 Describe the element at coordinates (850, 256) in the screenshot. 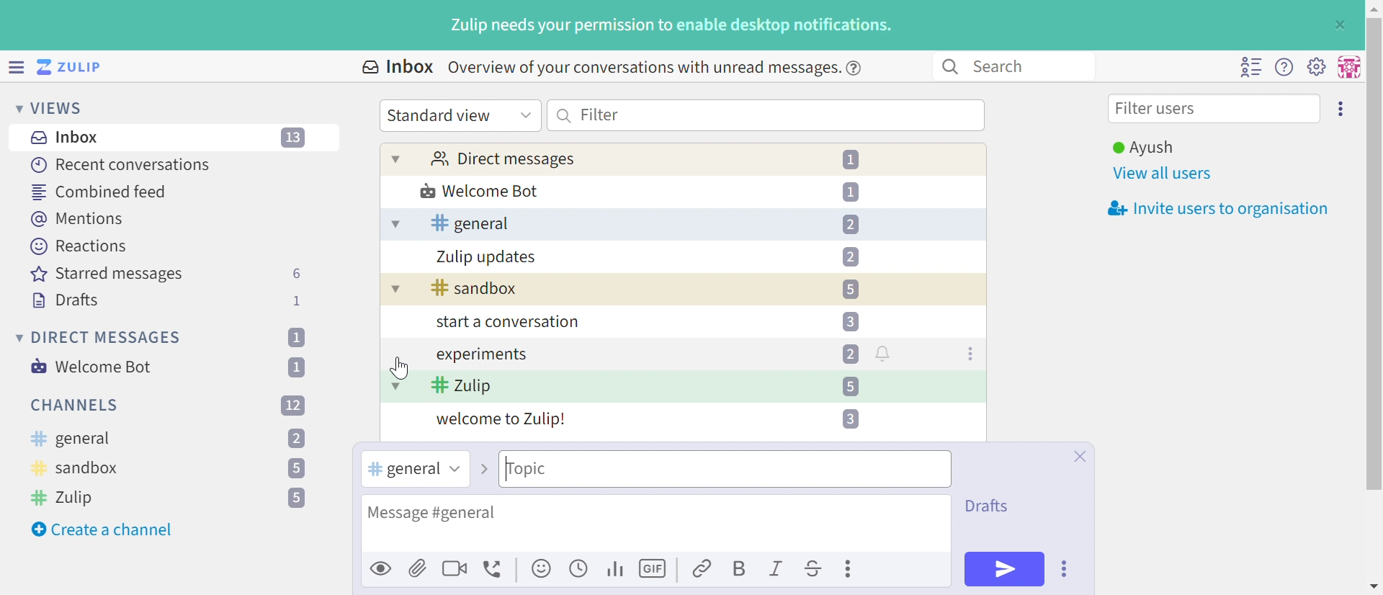

I see `2` at that location.